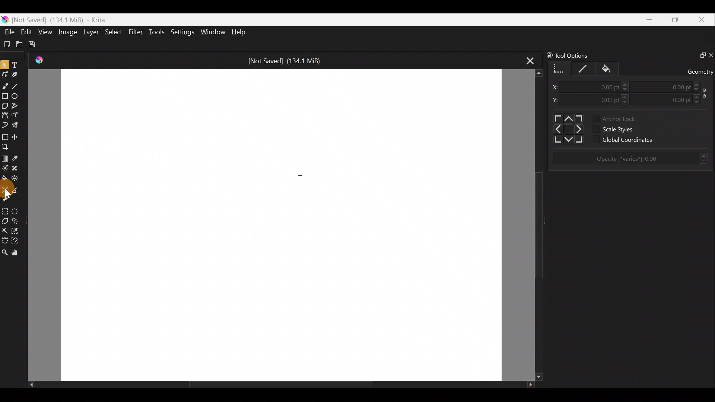 This screenshot has width=715, height=402. What do you see at coordinates (650, 19) in the screenshot?
I see `Minimize` at bounding box center [650, 19].